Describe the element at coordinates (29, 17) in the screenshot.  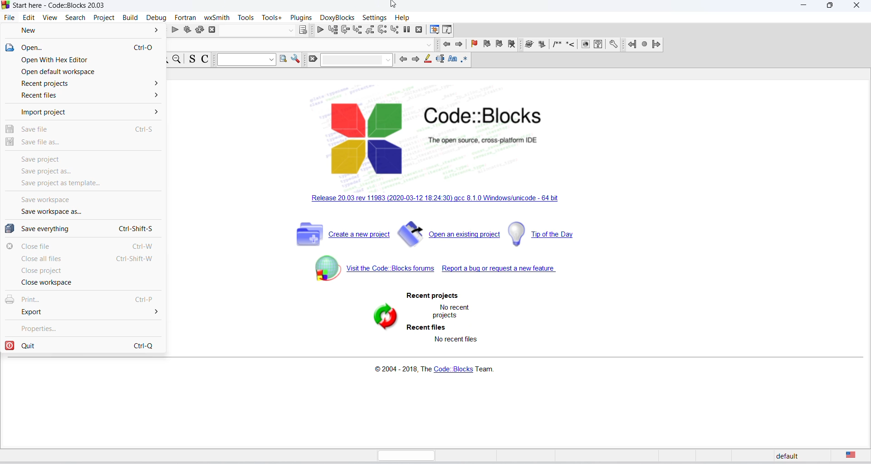
I see `edit` at that location.